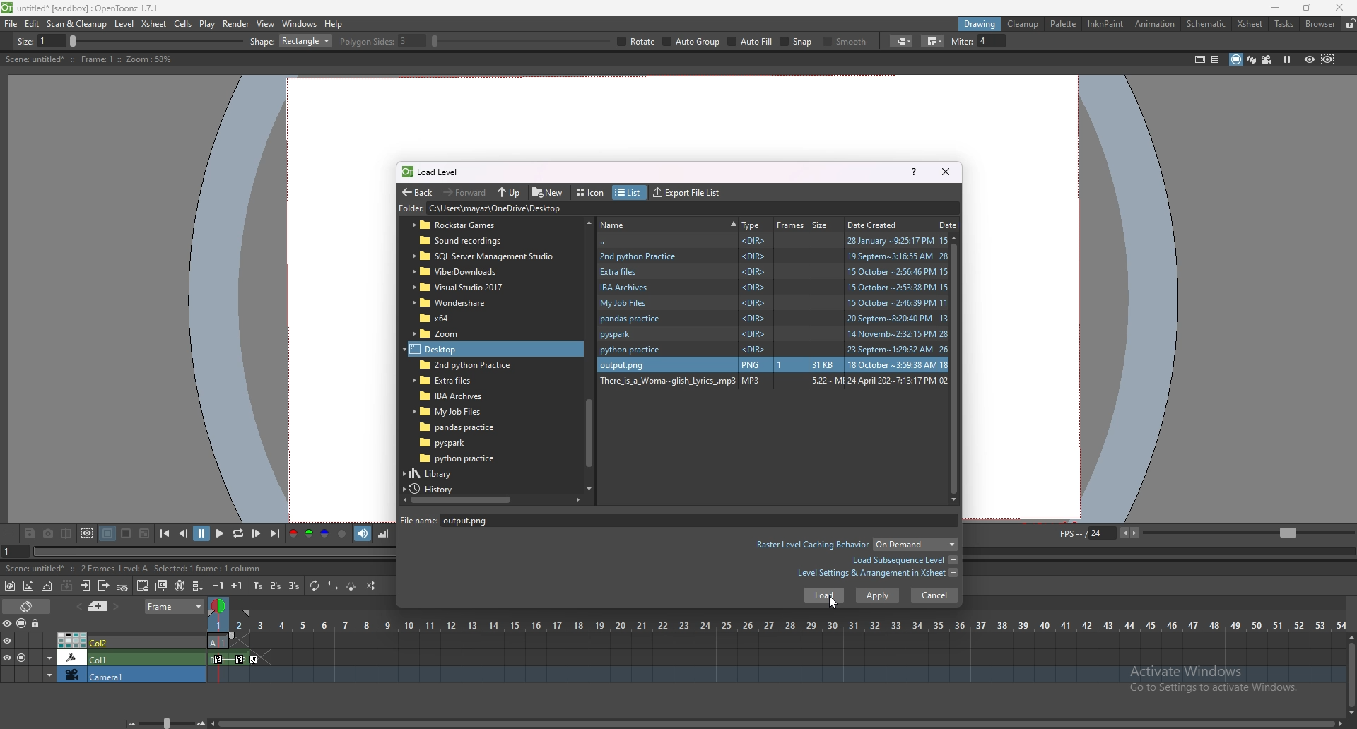  Describe the element at coordinates (453, 394) in the screenshot. I see `folder` at that location.